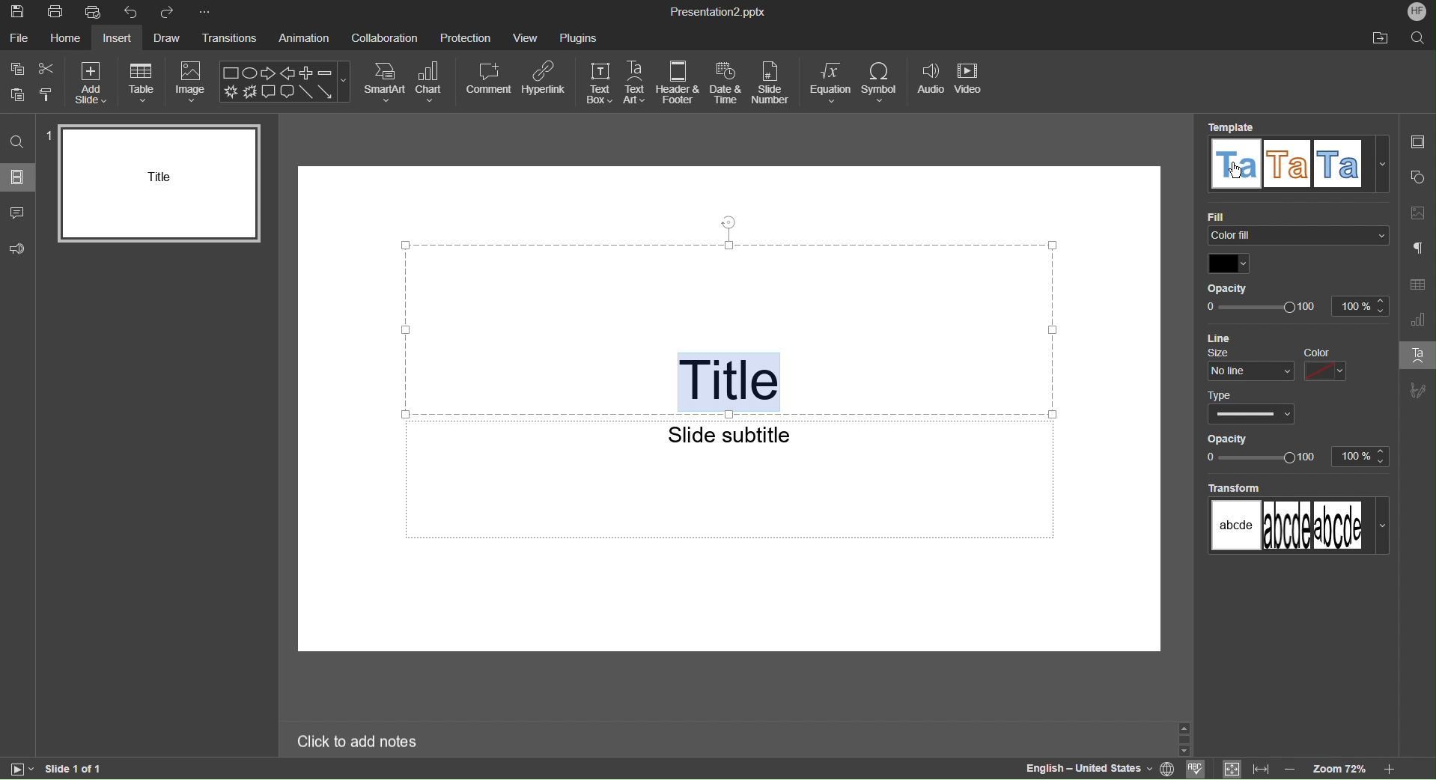 This screenshot has width=1436, height=780. Describe the element at coordinates (1294, 302) in the screenshot. I see `Opacity` at that location.